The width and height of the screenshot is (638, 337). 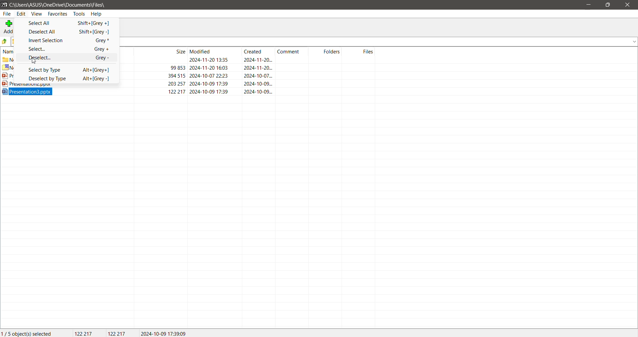 I want to click on Select by Type, so click(x=48, y=70).